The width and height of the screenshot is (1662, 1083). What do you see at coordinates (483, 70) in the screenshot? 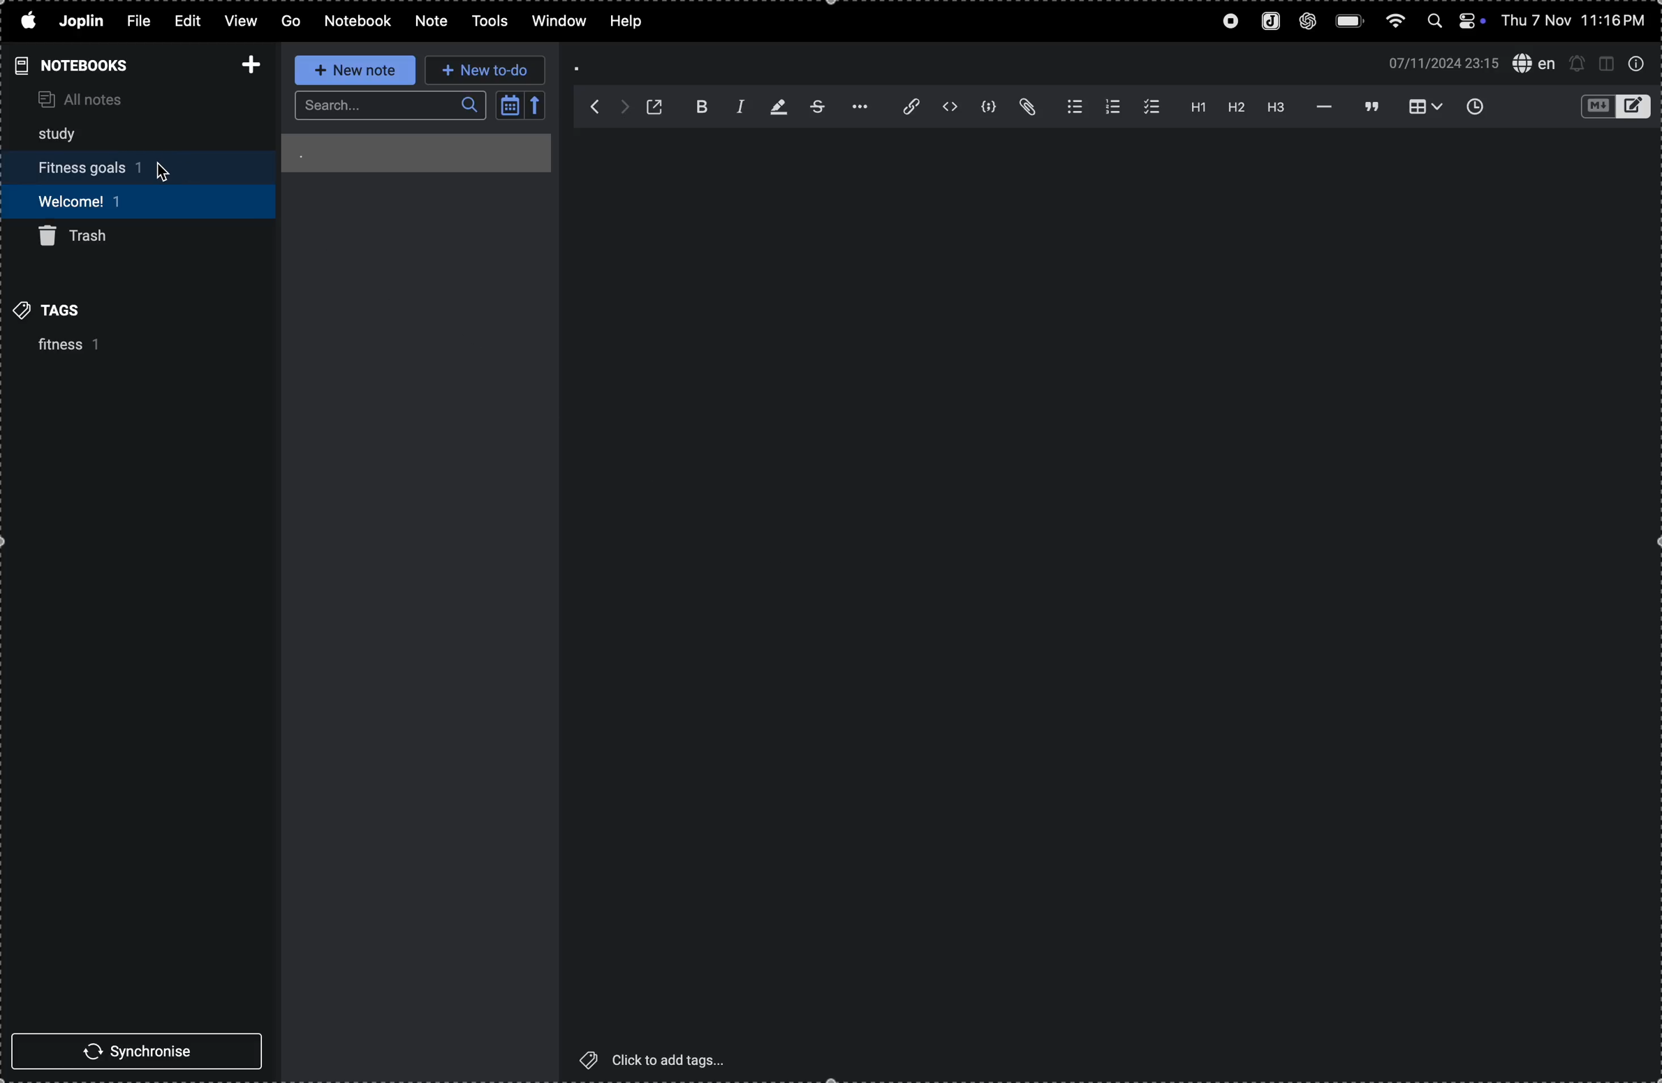
I see `new to-do` at bounding box center [483, 70].